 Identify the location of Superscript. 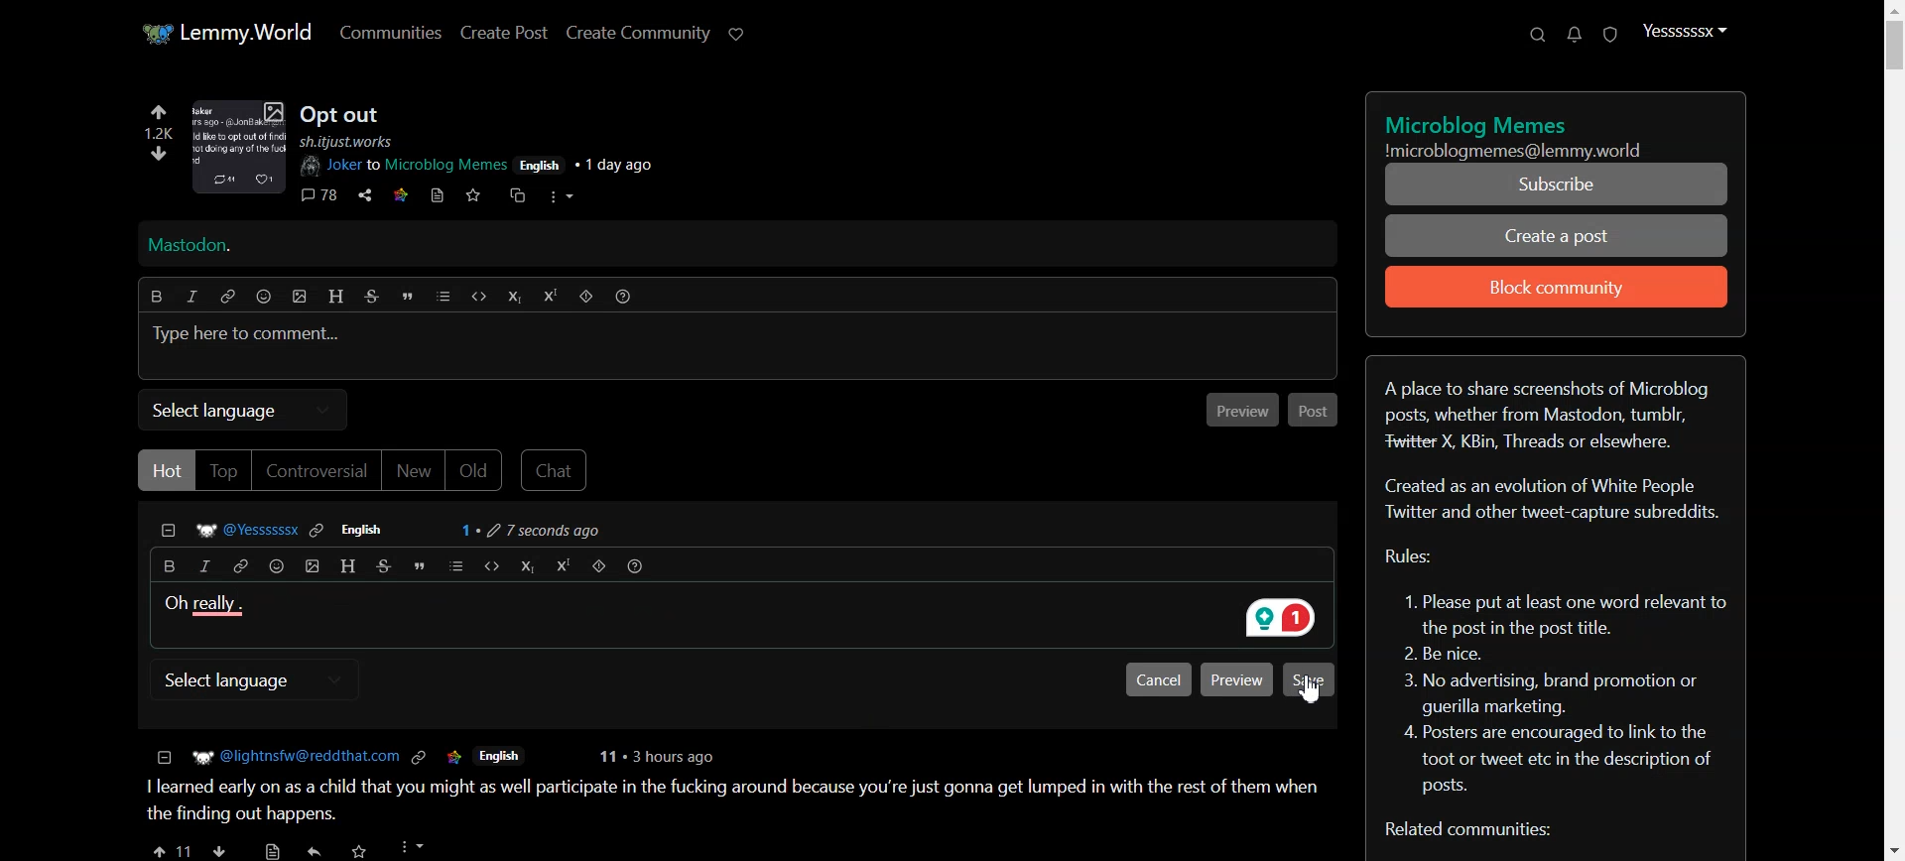
(560, 566).